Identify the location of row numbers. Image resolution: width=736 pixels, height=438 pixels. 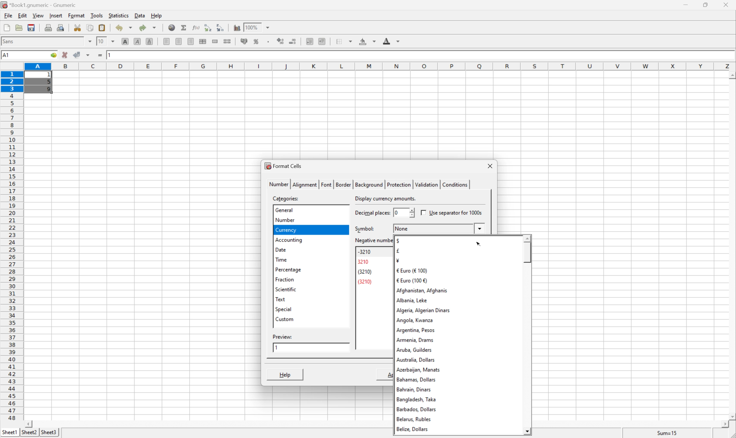
(12, 246).